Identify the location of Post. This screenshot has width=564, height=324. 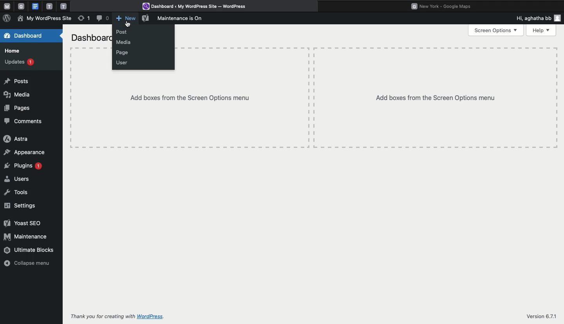
(125, 32).